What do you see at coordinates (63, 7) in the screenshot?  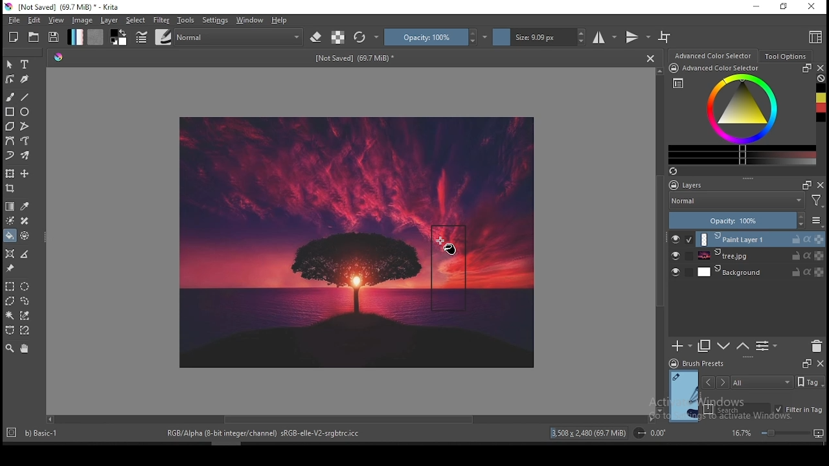 I see `icon and file name` at bounding box center [63, 7].